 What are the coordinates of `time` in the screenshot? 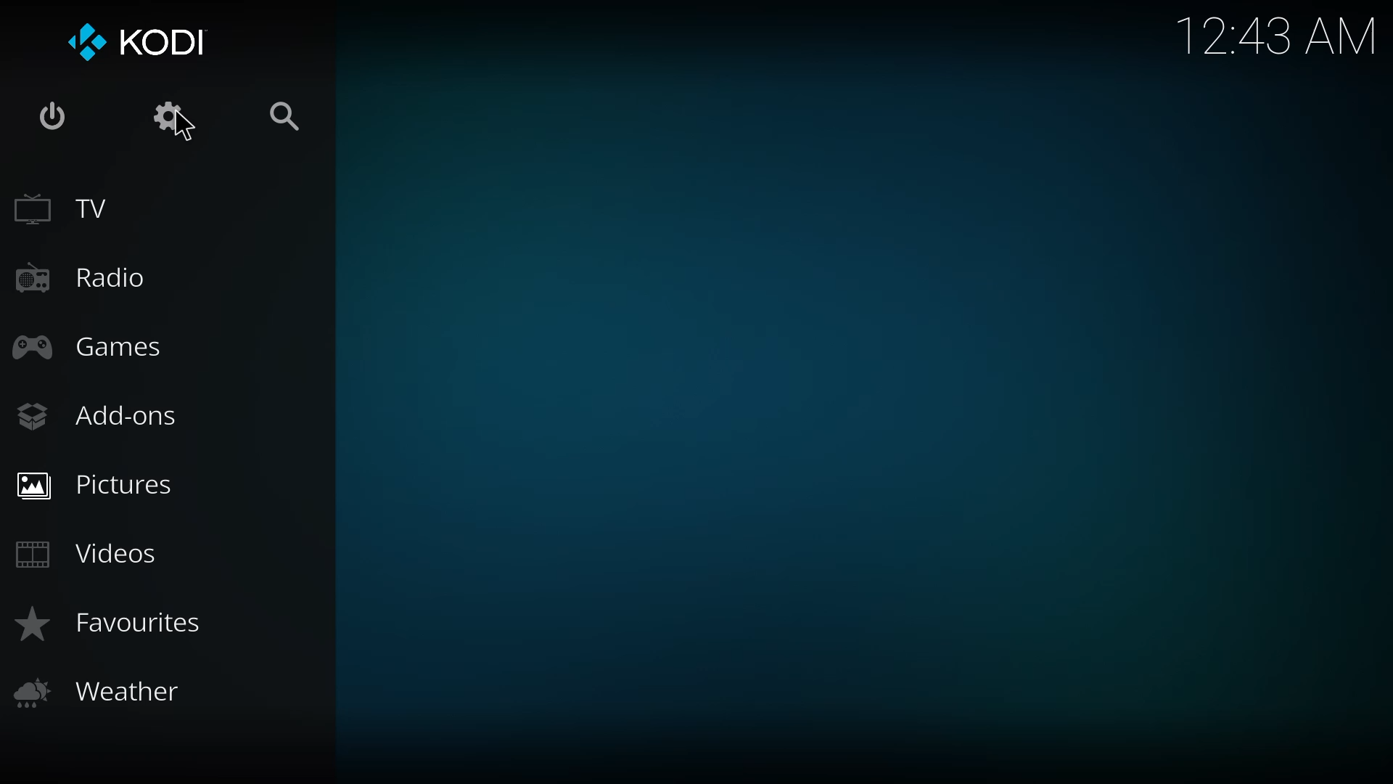 It's located at (1278, 36).